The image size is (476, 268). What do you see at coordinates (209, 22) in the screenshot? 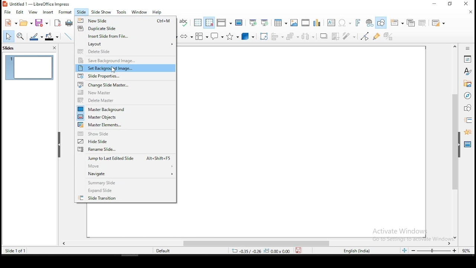
I see `snap to grids` at bounding box center [209, 22].